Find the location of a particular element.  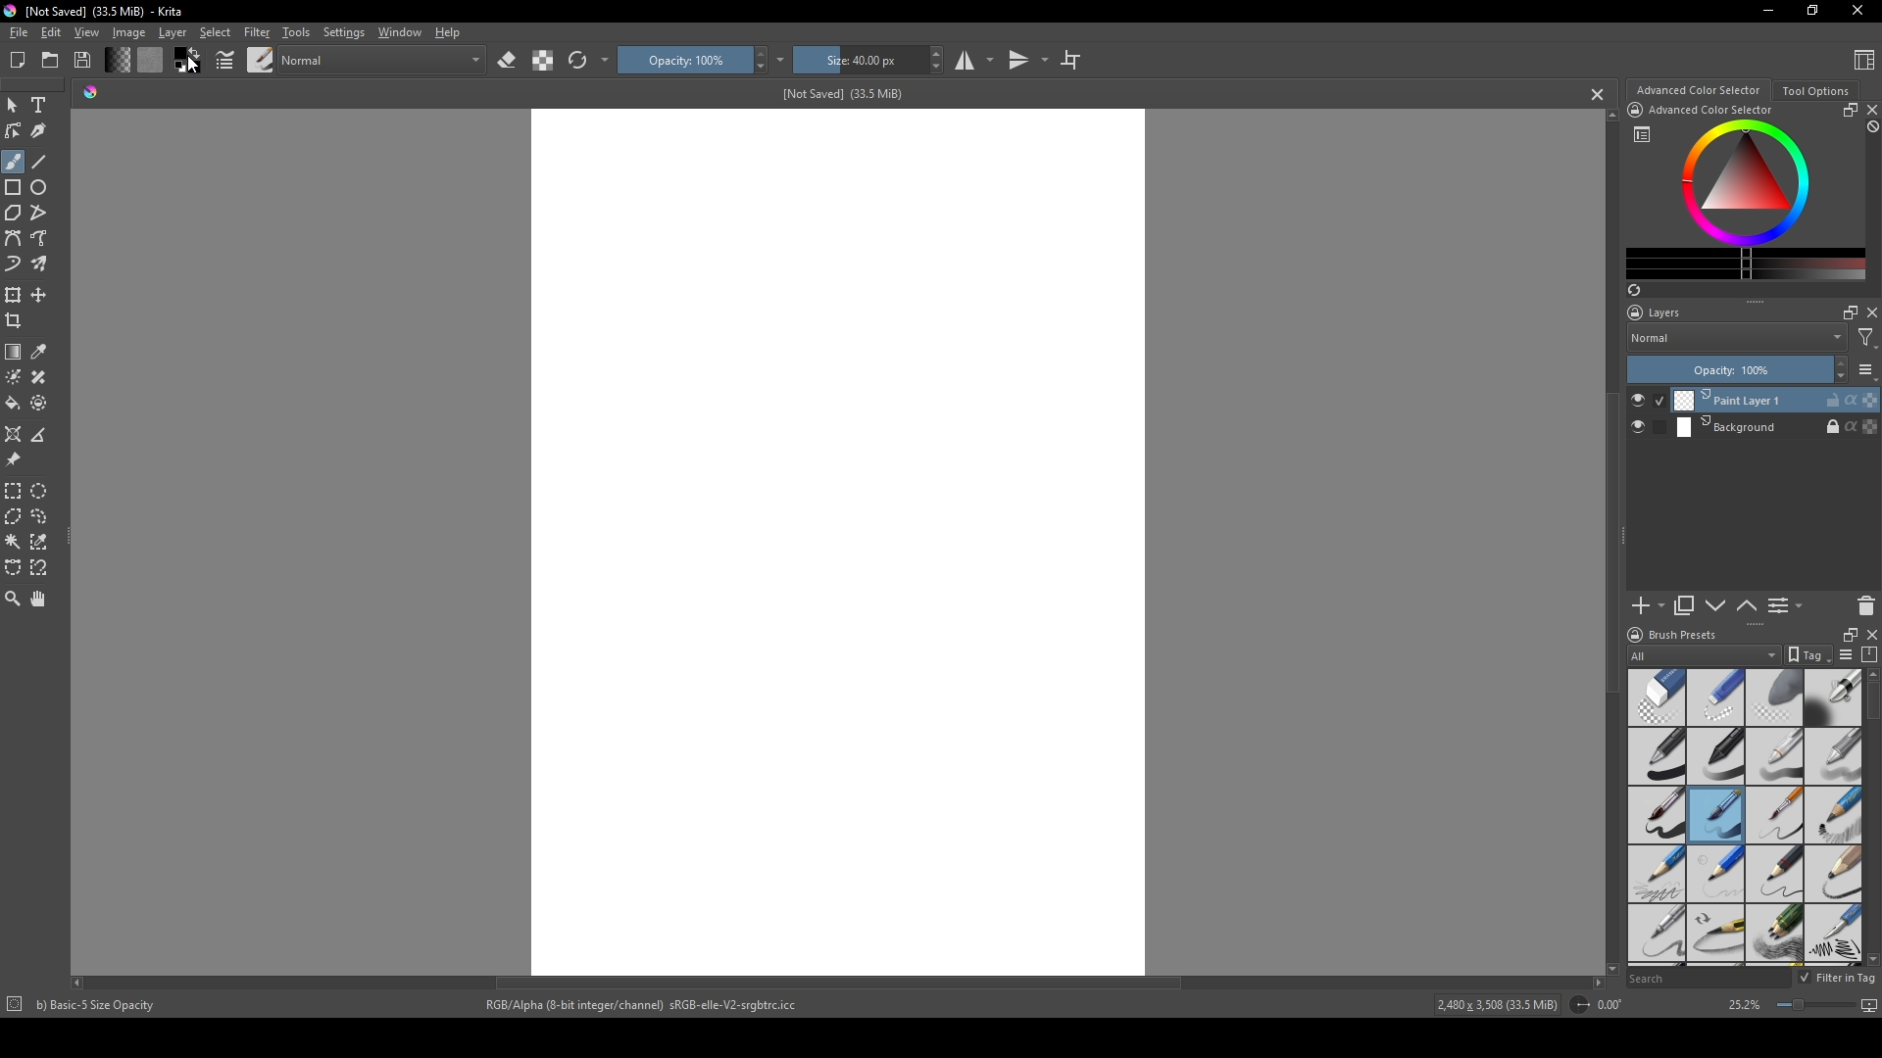

tag is located at coordinates (1807, 655).